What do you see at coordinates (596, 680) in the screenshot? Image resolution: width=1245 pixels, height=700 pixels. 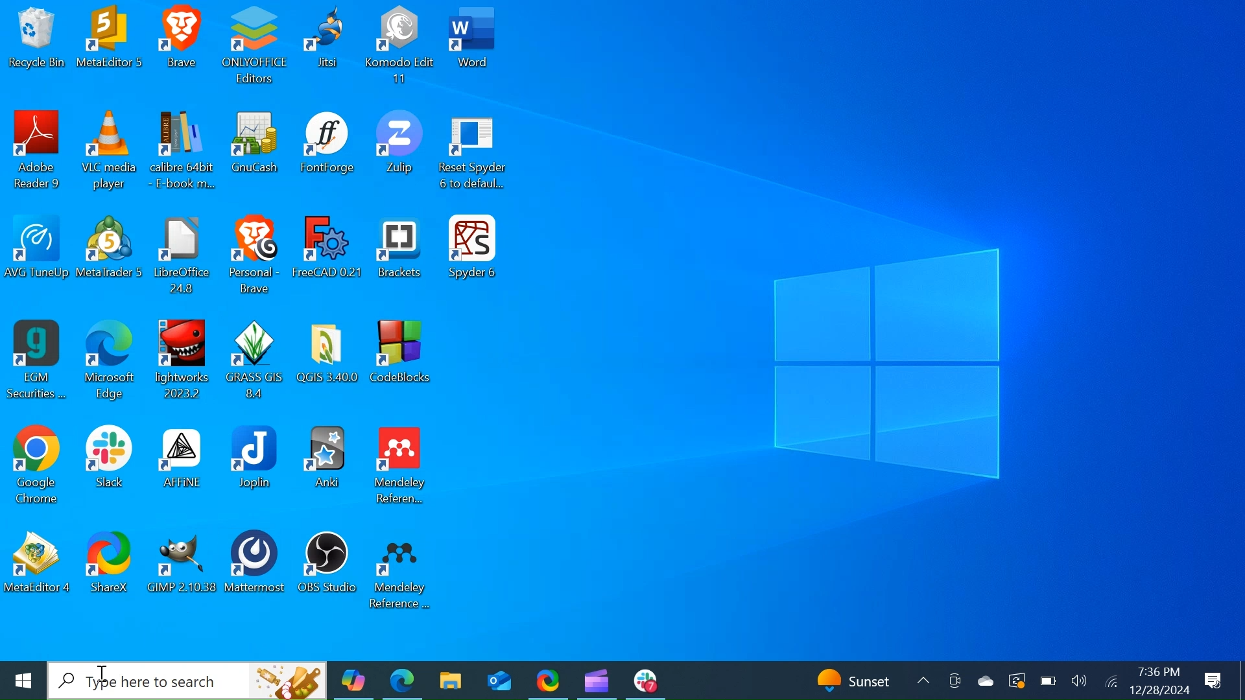 I see `Microsoft Clipchamp` at bounding box center [596, 680].